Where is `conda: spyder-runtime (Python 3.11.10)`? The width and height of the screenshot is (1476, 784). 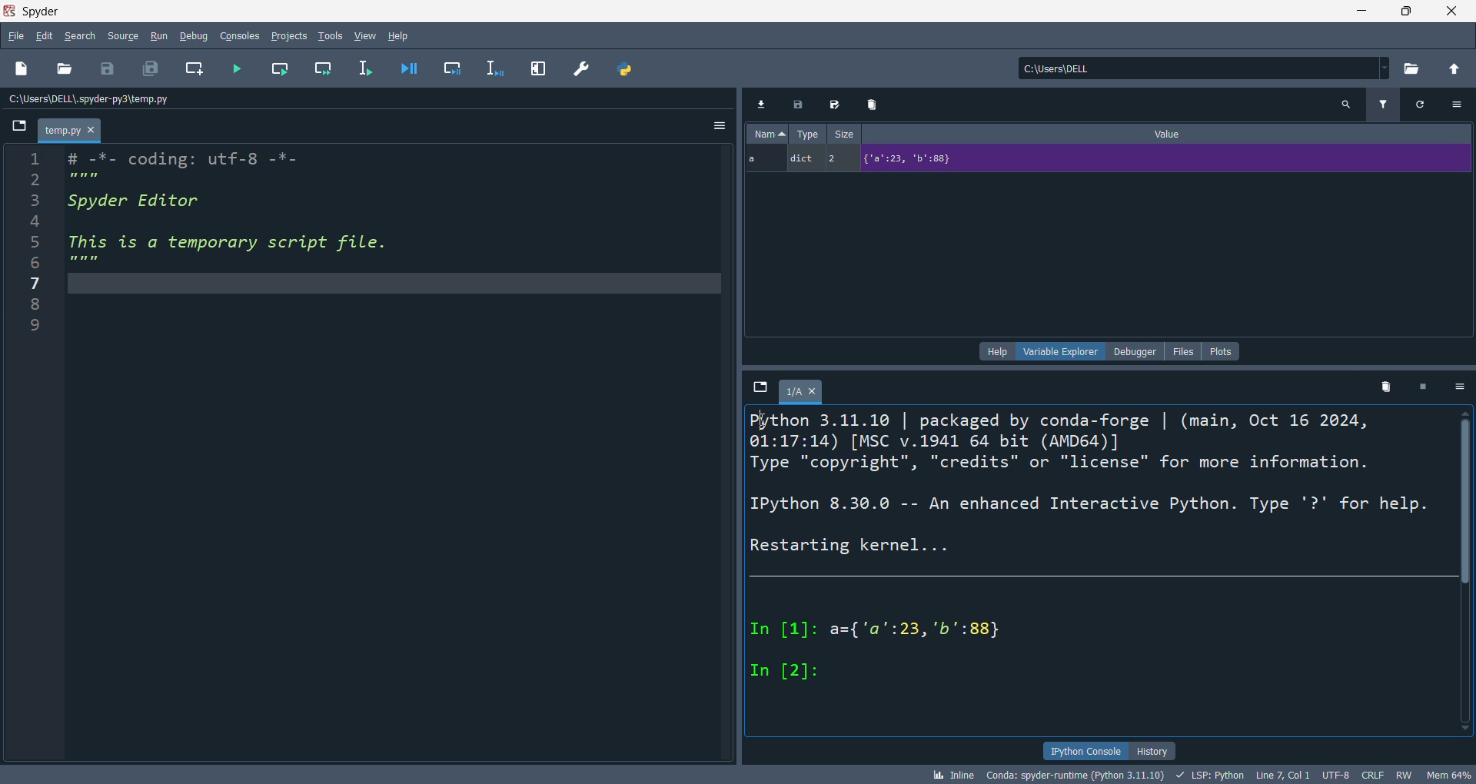 conda: spyder-runtime (Python 3.11.10) is located at coordinates (1072, 776).